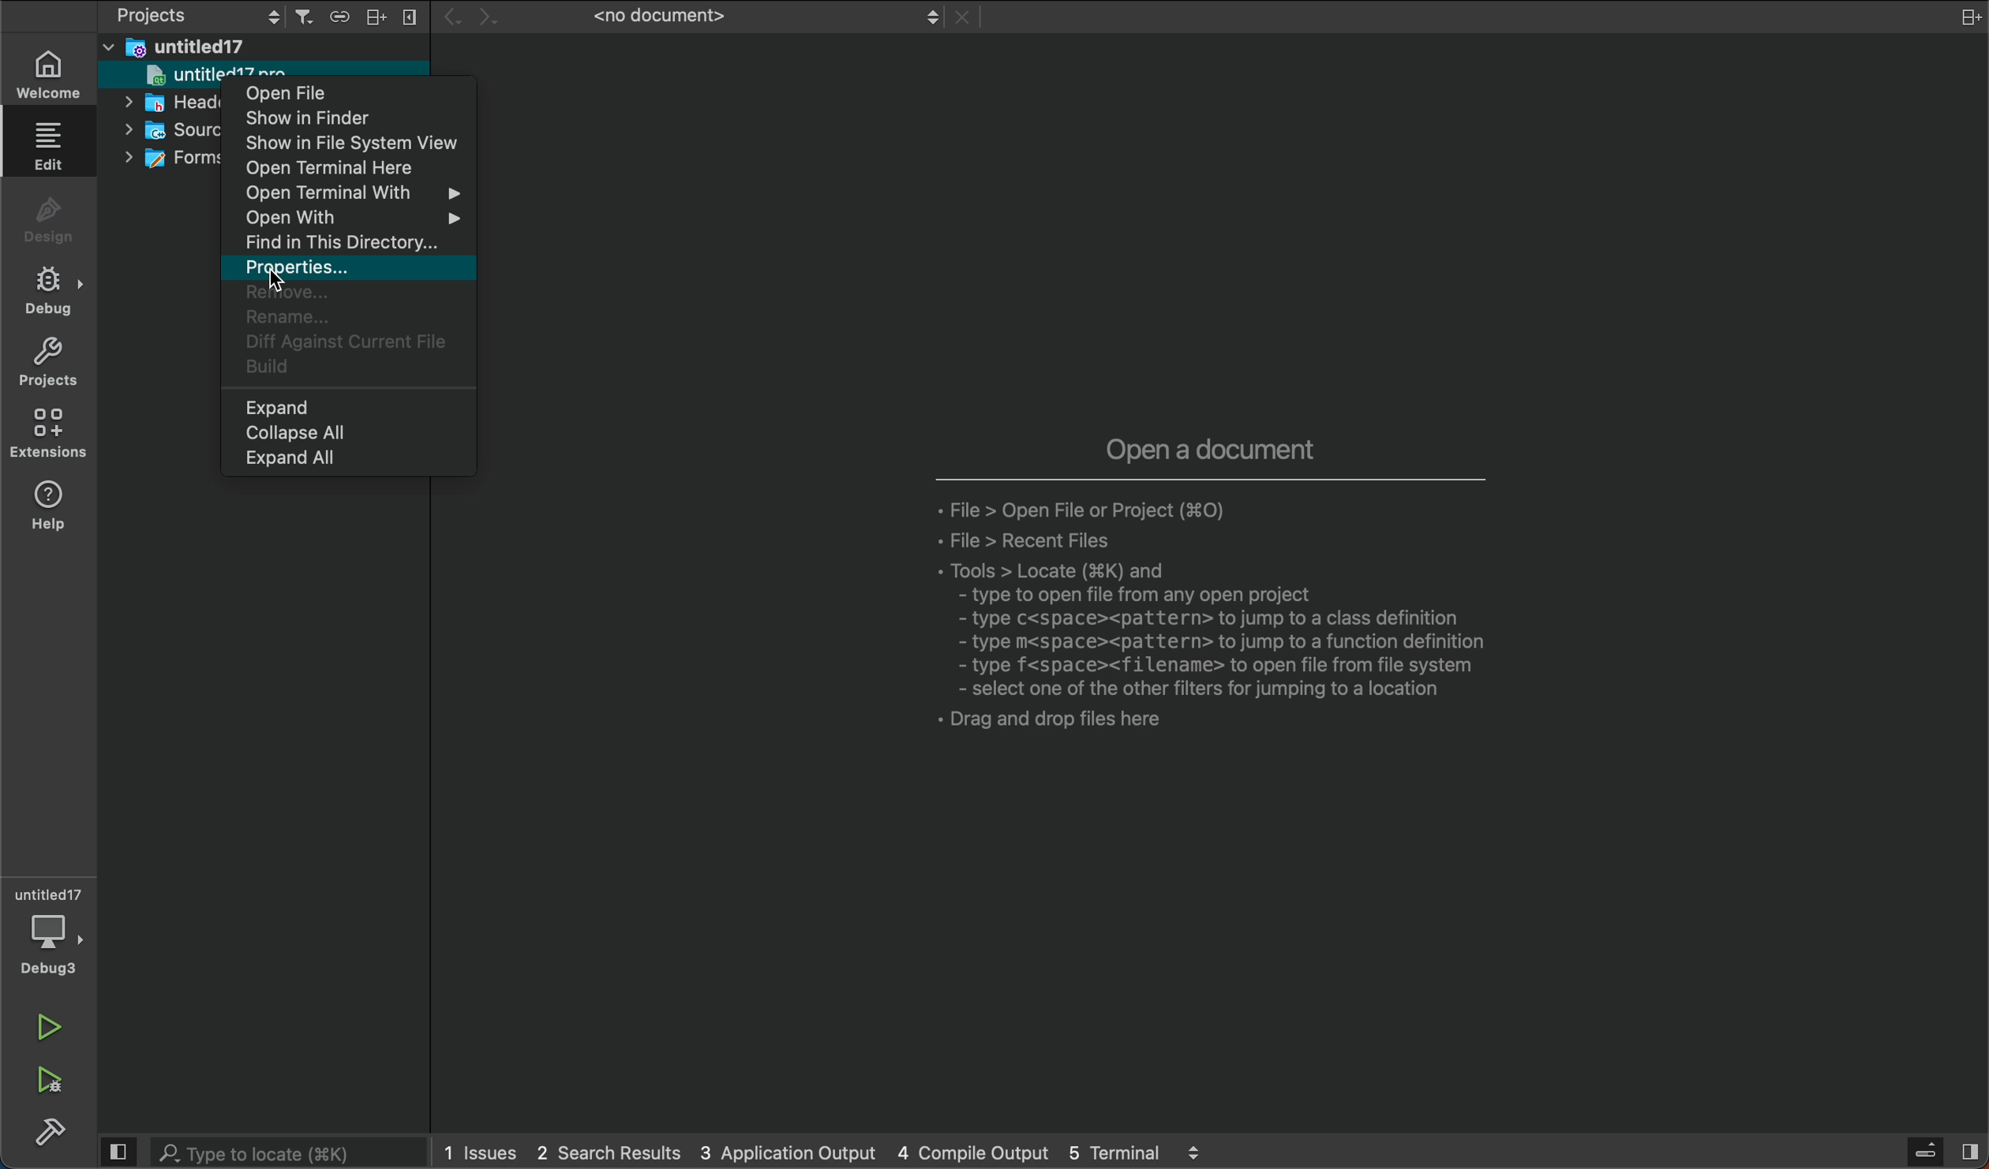 The image size is (1989, 1169). What do you see at coordinates (353, 459) in the screenshot?
I see `expand all` at bounding box center [353, 459].